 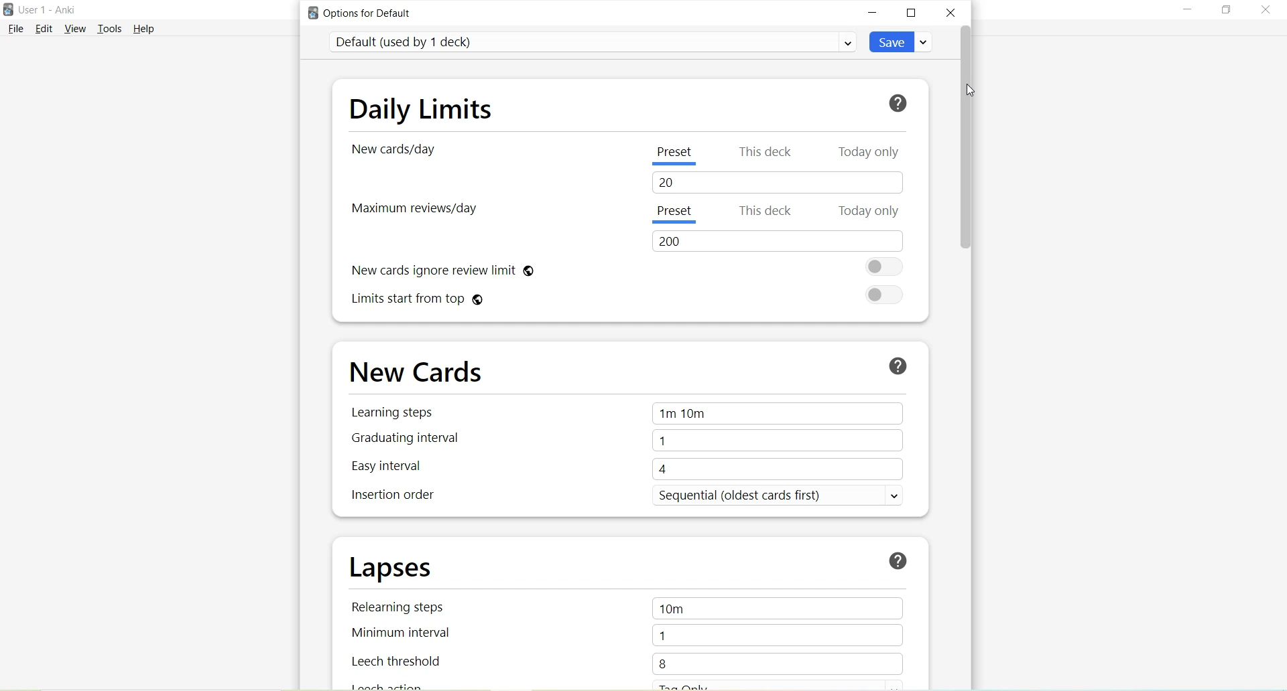 I want to click on Maximize, so click(x=1226, y=10).